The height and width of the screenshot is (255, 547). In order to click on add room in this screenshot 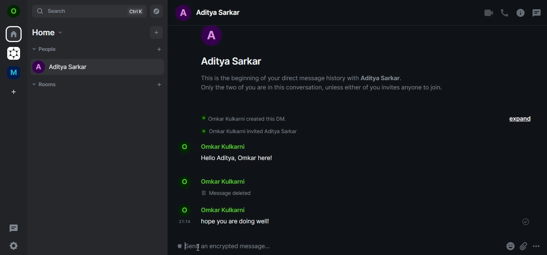, I will do `click(159, 85)`.